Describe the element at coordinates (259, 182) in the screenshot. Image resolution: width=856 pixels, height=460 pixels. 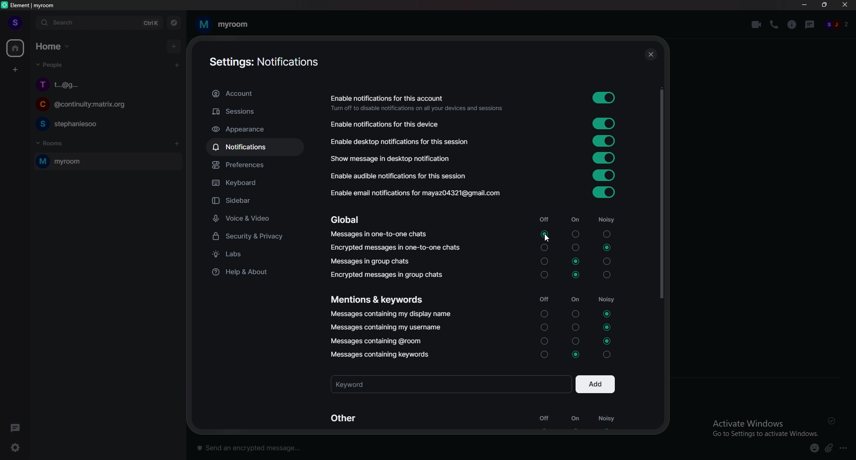
I see `keyboard` at that location.